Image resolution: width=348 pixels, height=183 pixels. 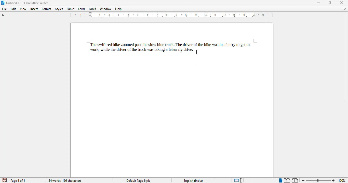 What do you see at coordinates (5, 180) in the screenshot?
I see `click to save document` at bounding box center [5, 180].